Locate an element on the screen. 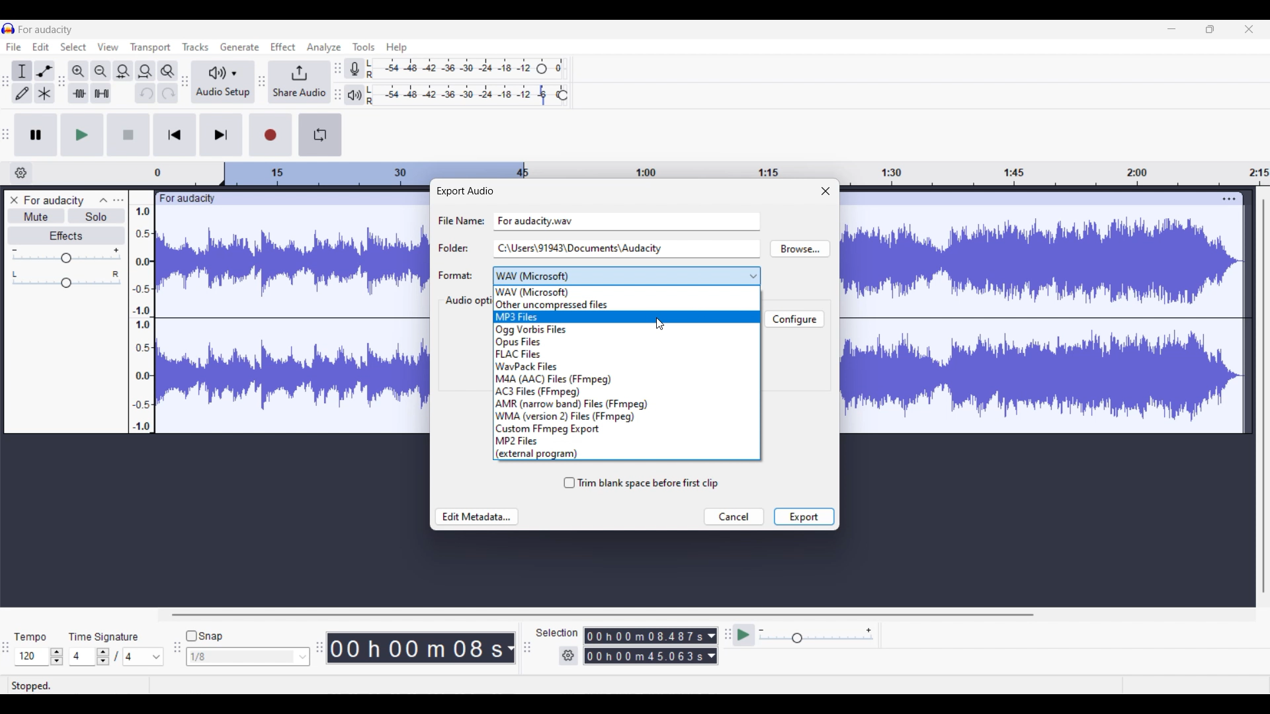 This screenshot has width=1270, height=714. Scale to measure length of track is located at coordinates (711, 169).